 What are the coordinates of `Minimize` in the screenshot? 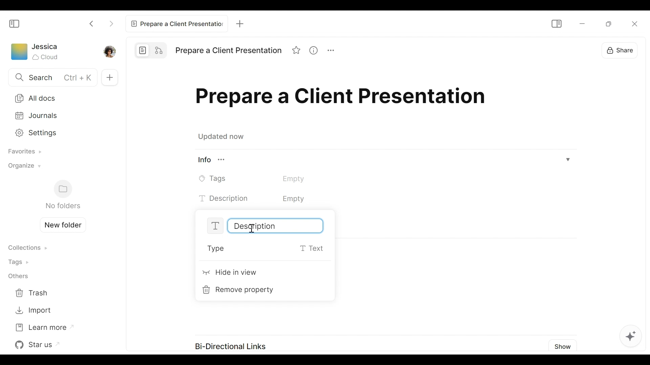 It's located at (611, 25).